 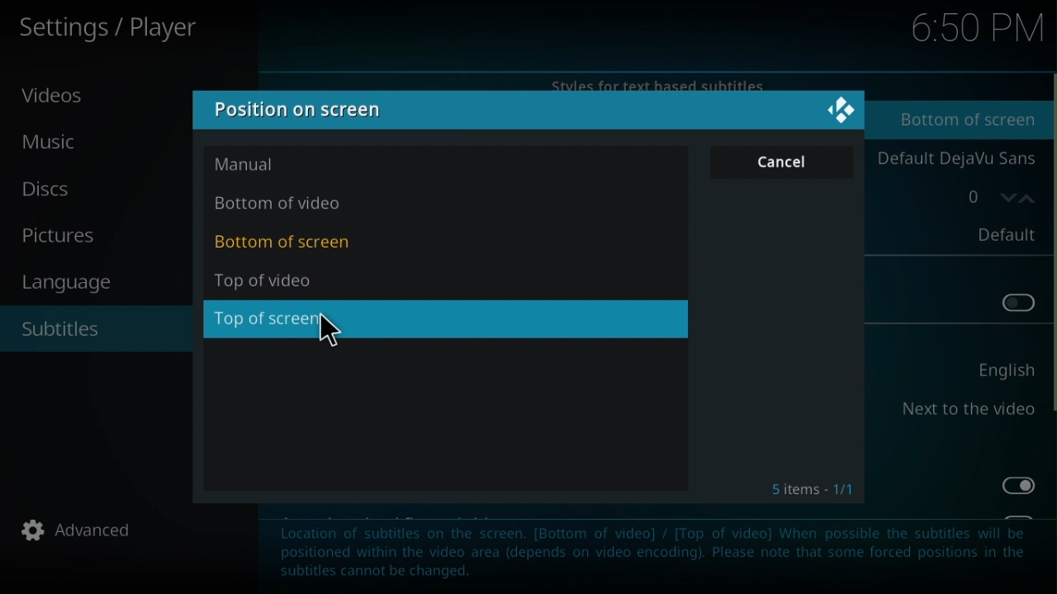 I want to click on Language, so click(x=72, y=285).